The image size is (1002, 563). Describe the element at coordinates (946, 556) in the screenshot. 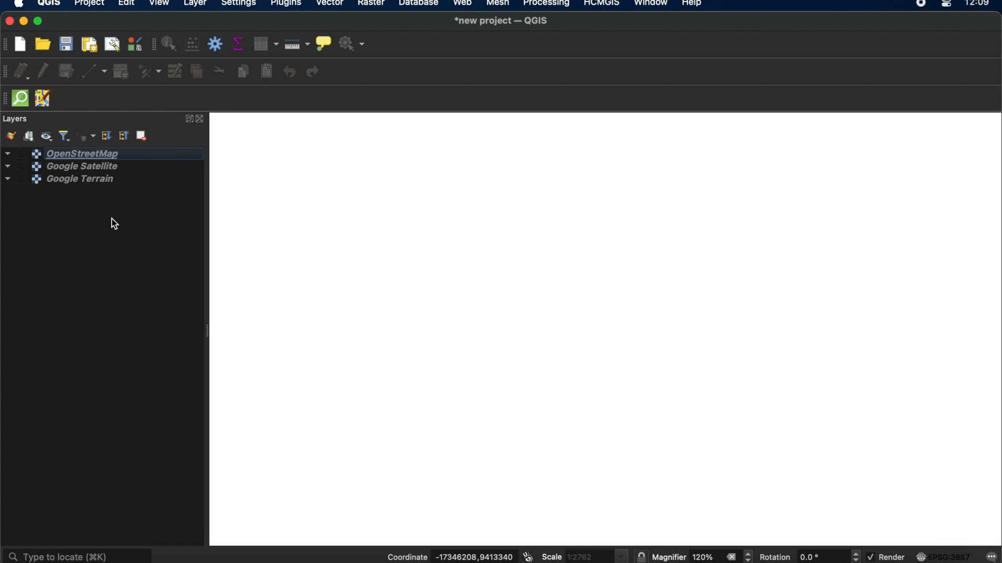

I see `EPSG:3857` at that location.